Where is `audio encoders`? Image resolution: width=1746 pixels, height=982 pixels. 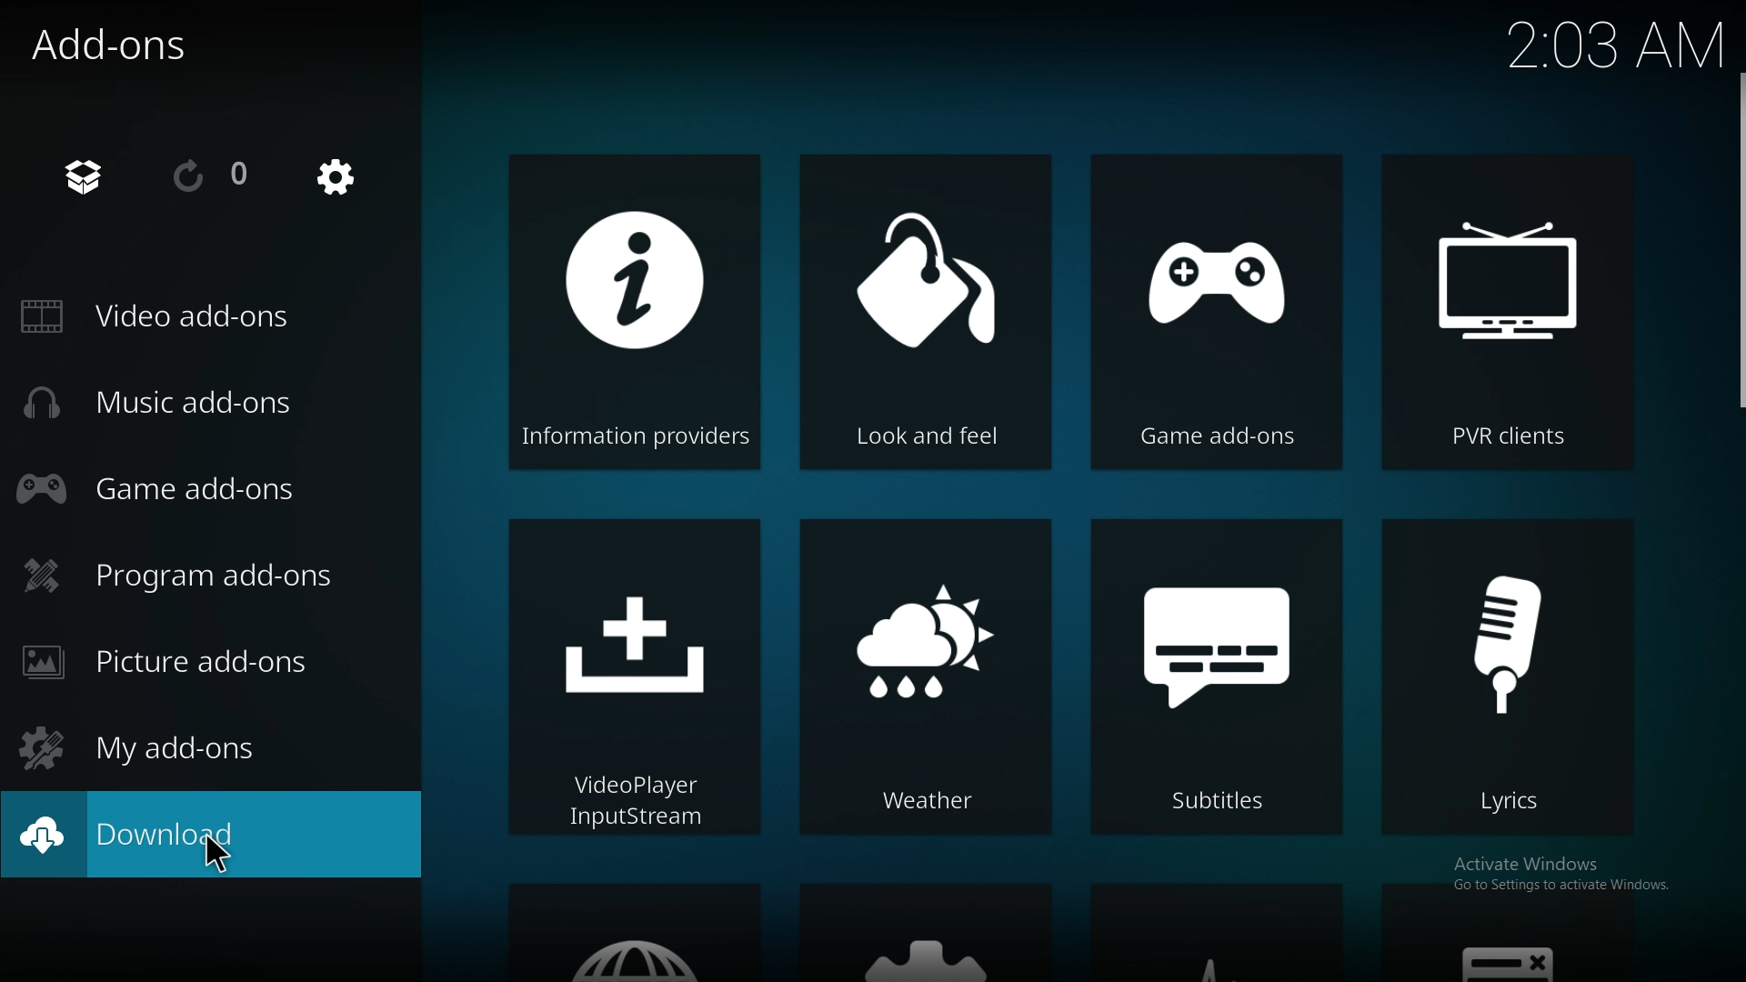 audio encoders is located at coordinates (1215, 933).